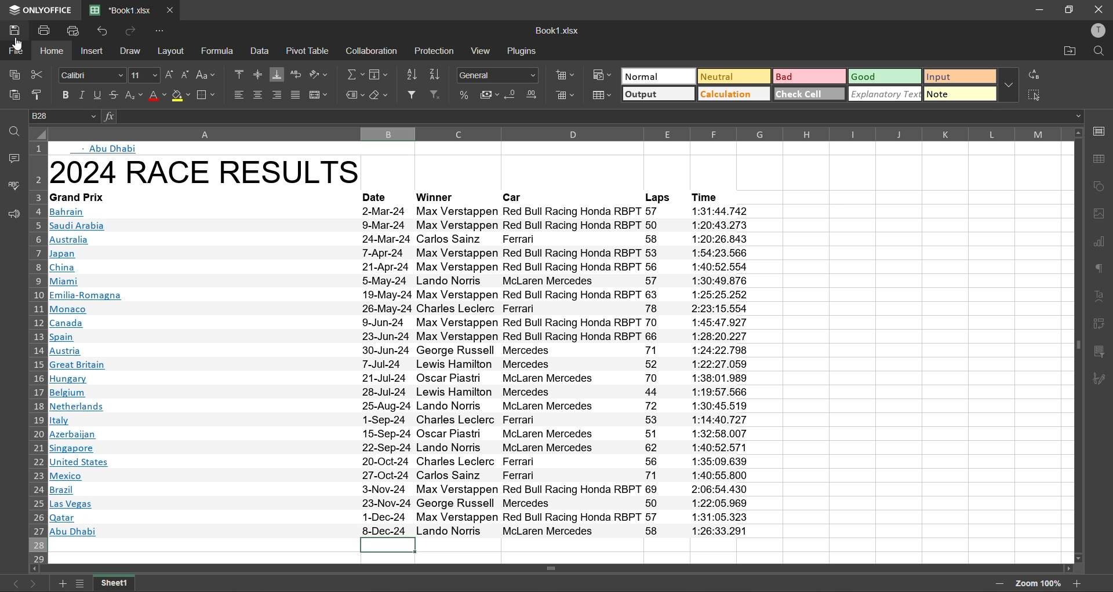 The image size is (1113, 592). I want to click on column names, so click(555, 133).